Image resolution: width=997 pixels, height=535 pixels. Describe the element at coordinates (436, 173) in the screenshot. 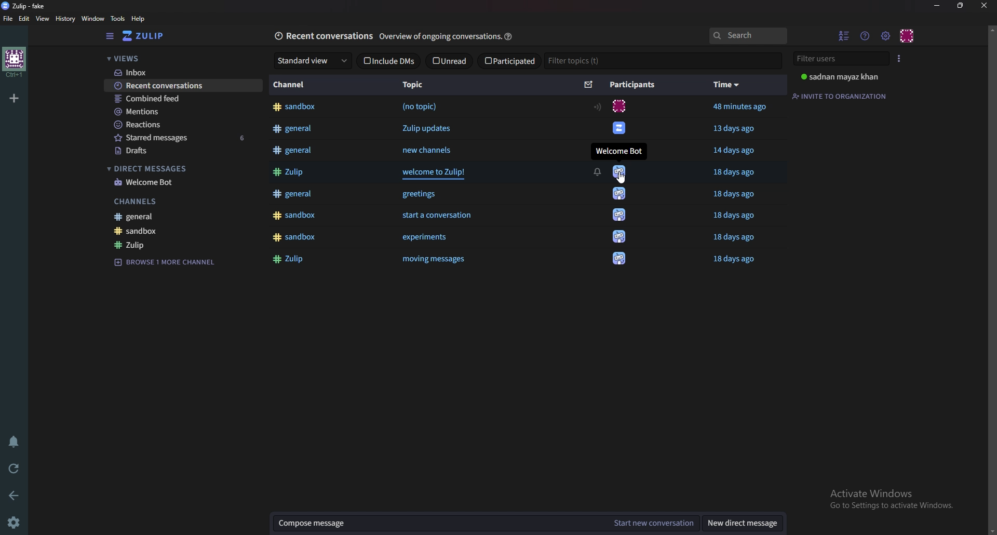

I see `welcome to Zulip!` at that location.